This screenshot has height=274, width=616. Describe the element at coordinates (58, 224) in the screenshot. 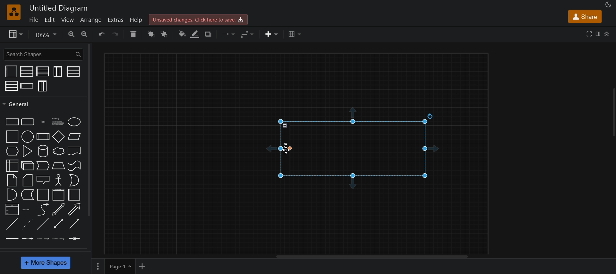

I see `bidirectional connector` at that location.